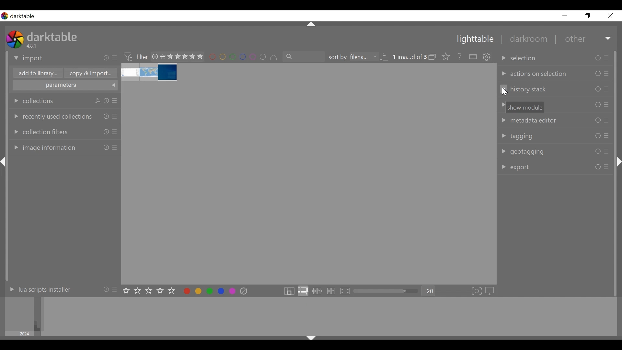  Describe the element at coordinates (527, 120) in the screenshot. I see `metadata editor` at that location.